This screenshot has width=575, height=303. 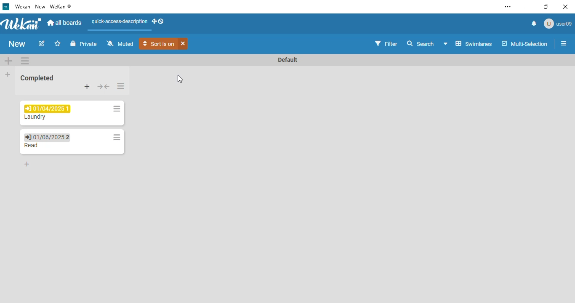 I want to click on remove sort, so click(x=183, y=43).